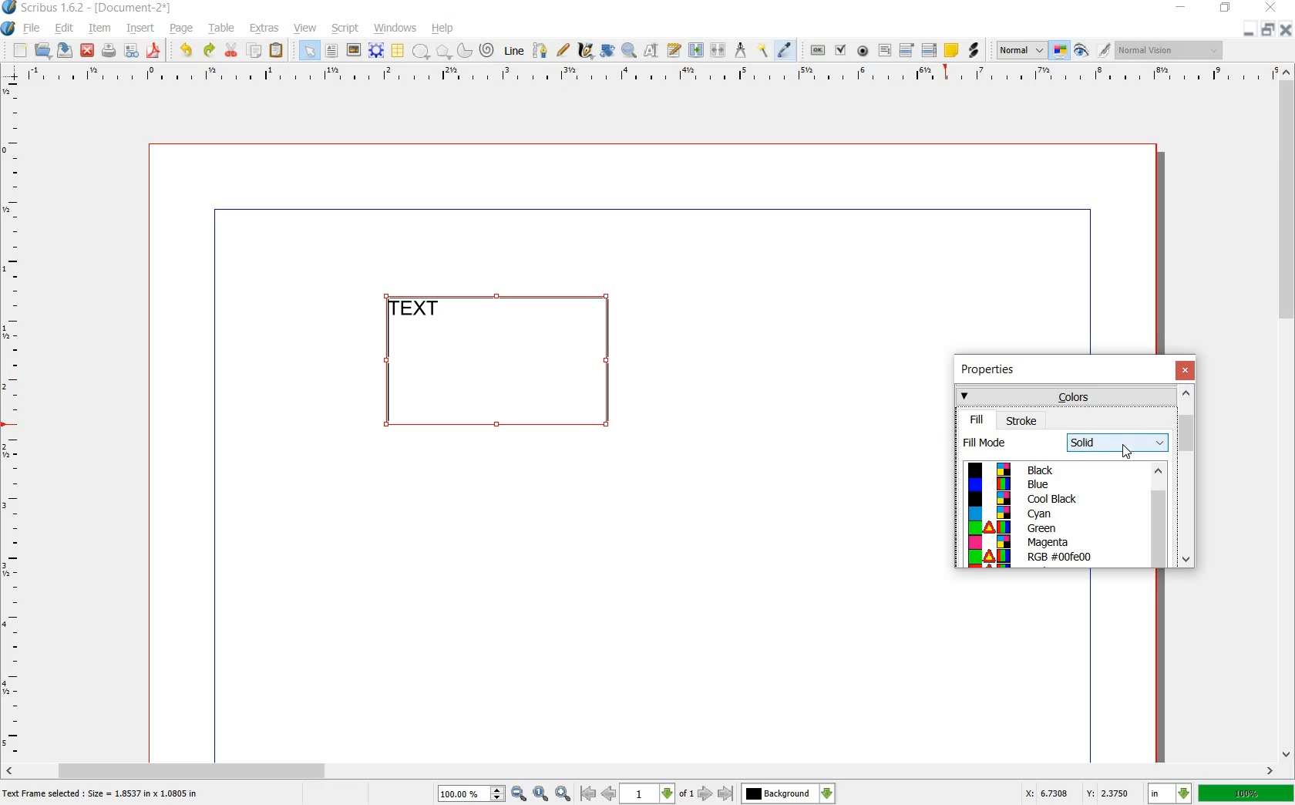 The height and width of the screenshot is (805, 1295). Describe the element at coordinates (907, 49) in the screenshot. I see `pdf combo box` at that location.